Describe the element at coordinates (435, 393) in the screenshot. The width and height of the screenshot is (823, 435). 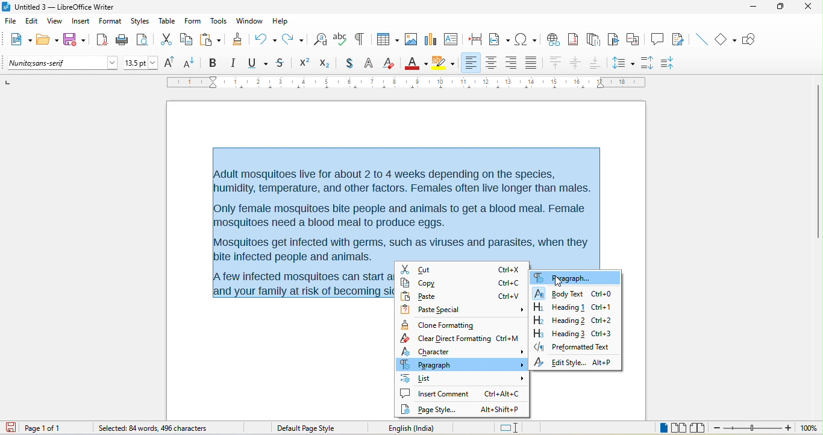
I see `insert comment` at that location.